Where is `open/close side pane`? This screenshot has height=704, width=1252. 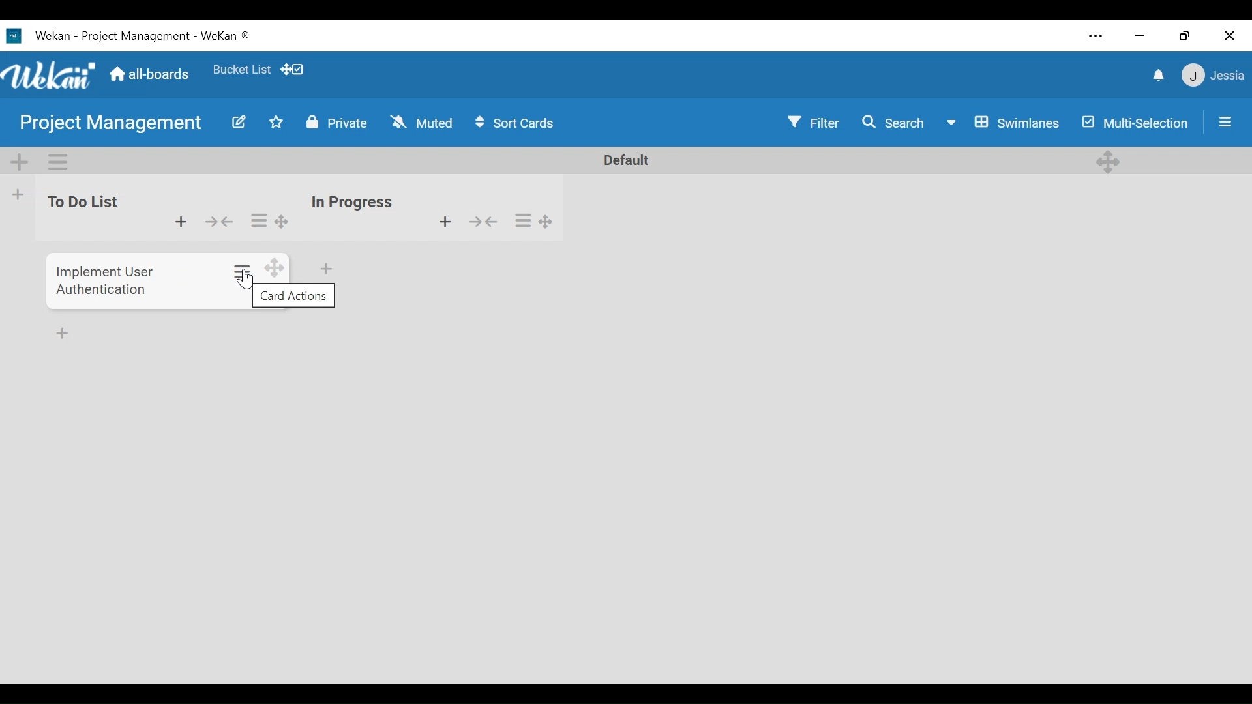 open/close side pane is located at coordinates (1226, 122).